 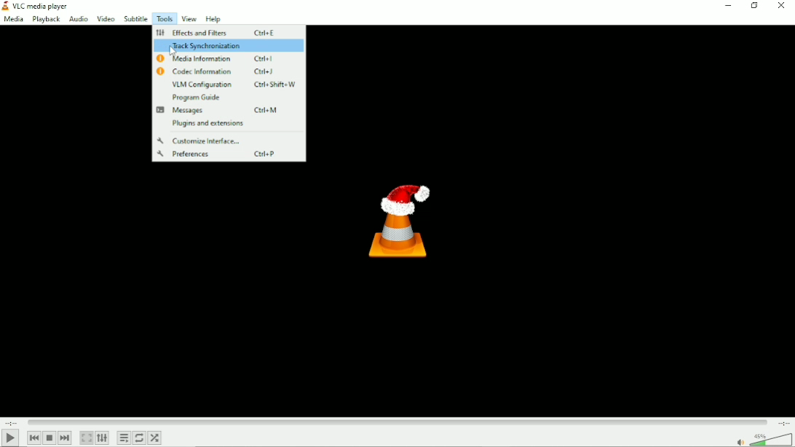 I want to click on Video, so click(x=104, y=17).